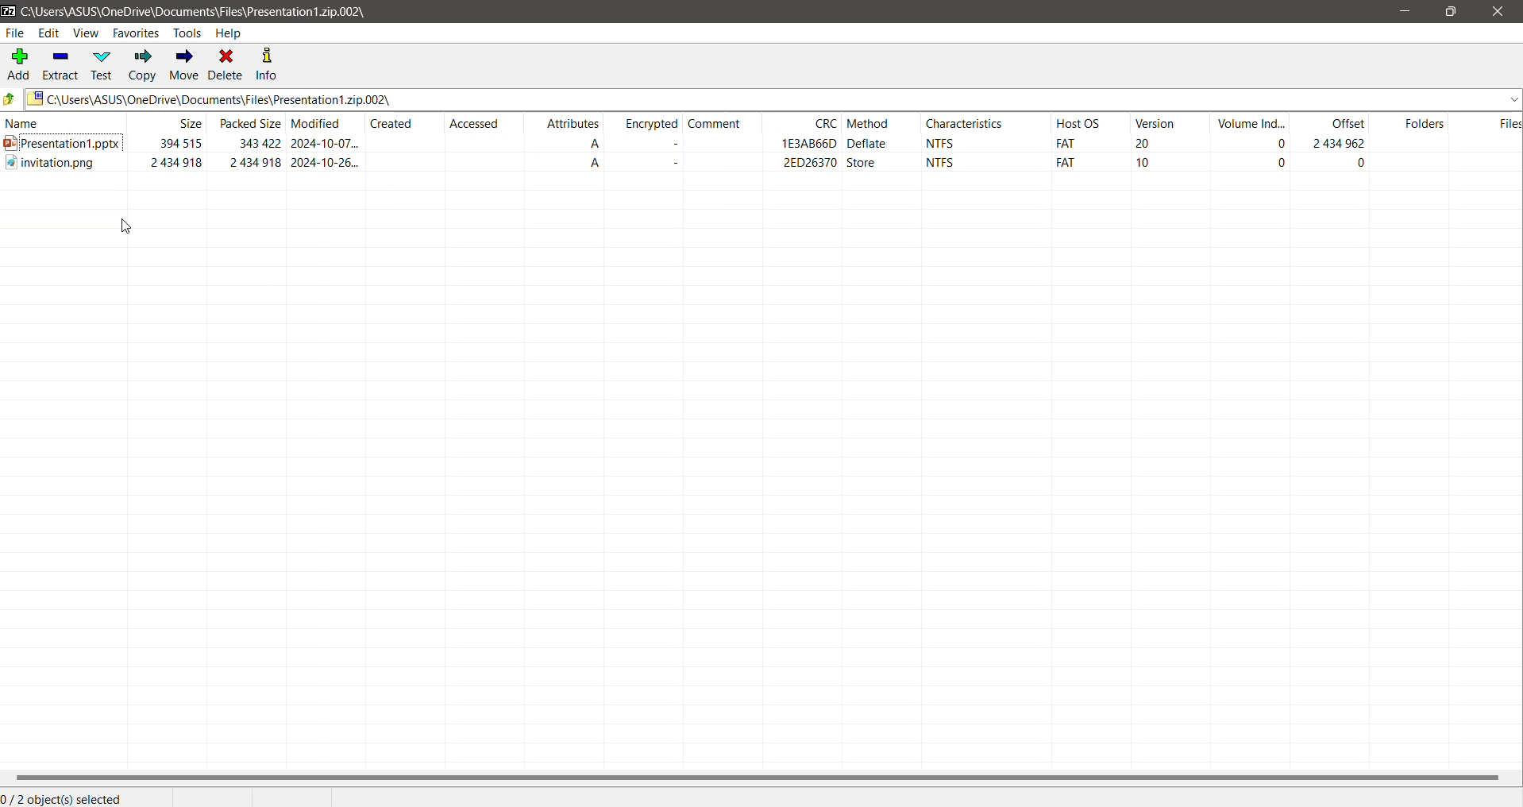 This screenshot has height=807, width=1523. I want to click on Minimize, so click(1402, 11).